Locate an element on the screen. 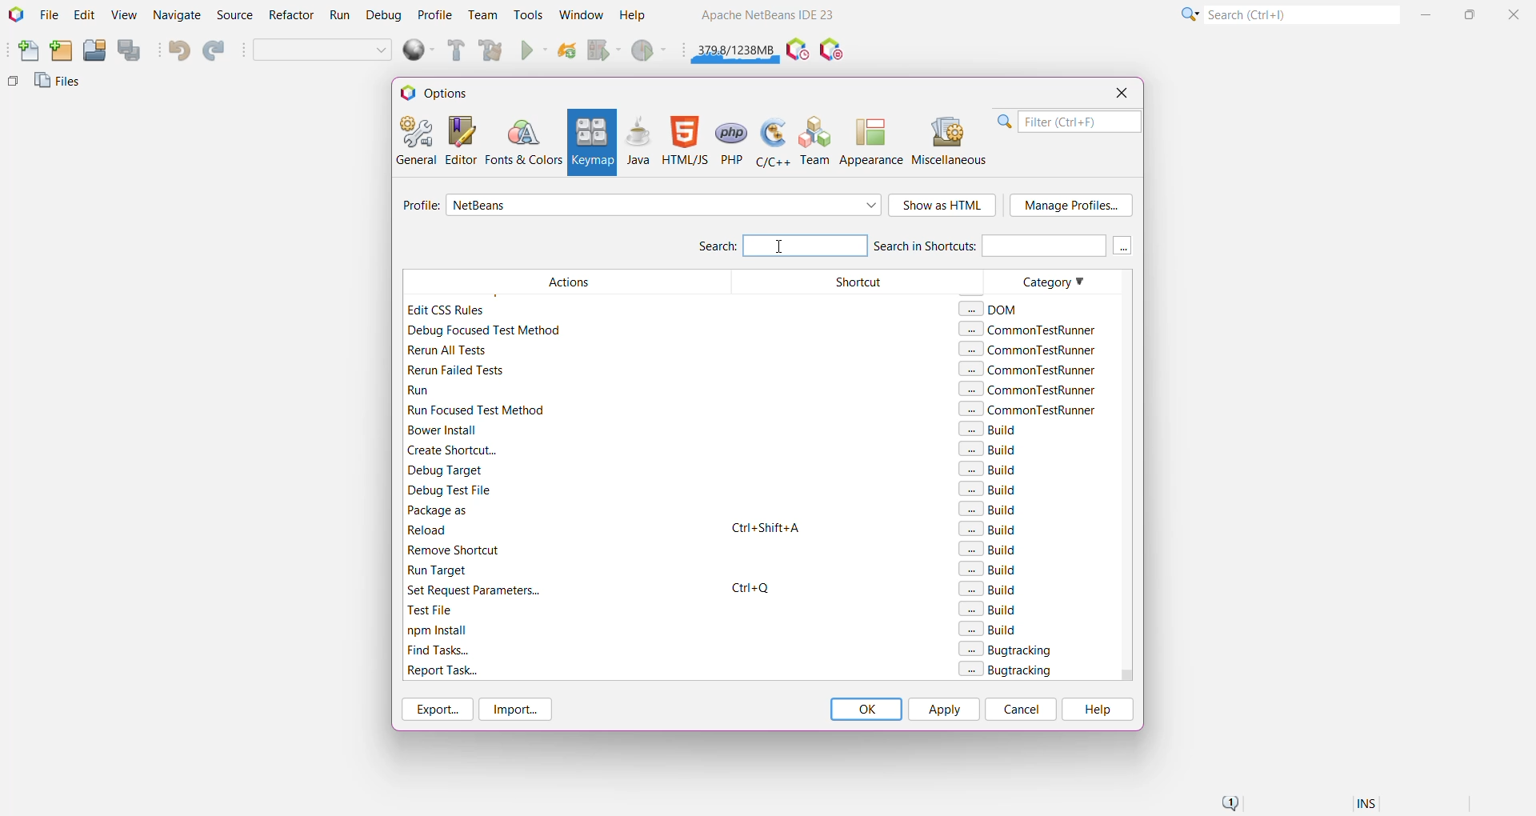 The width and height of the screenshot is (1536, 816). Redo is located at coordinates (216, 51).